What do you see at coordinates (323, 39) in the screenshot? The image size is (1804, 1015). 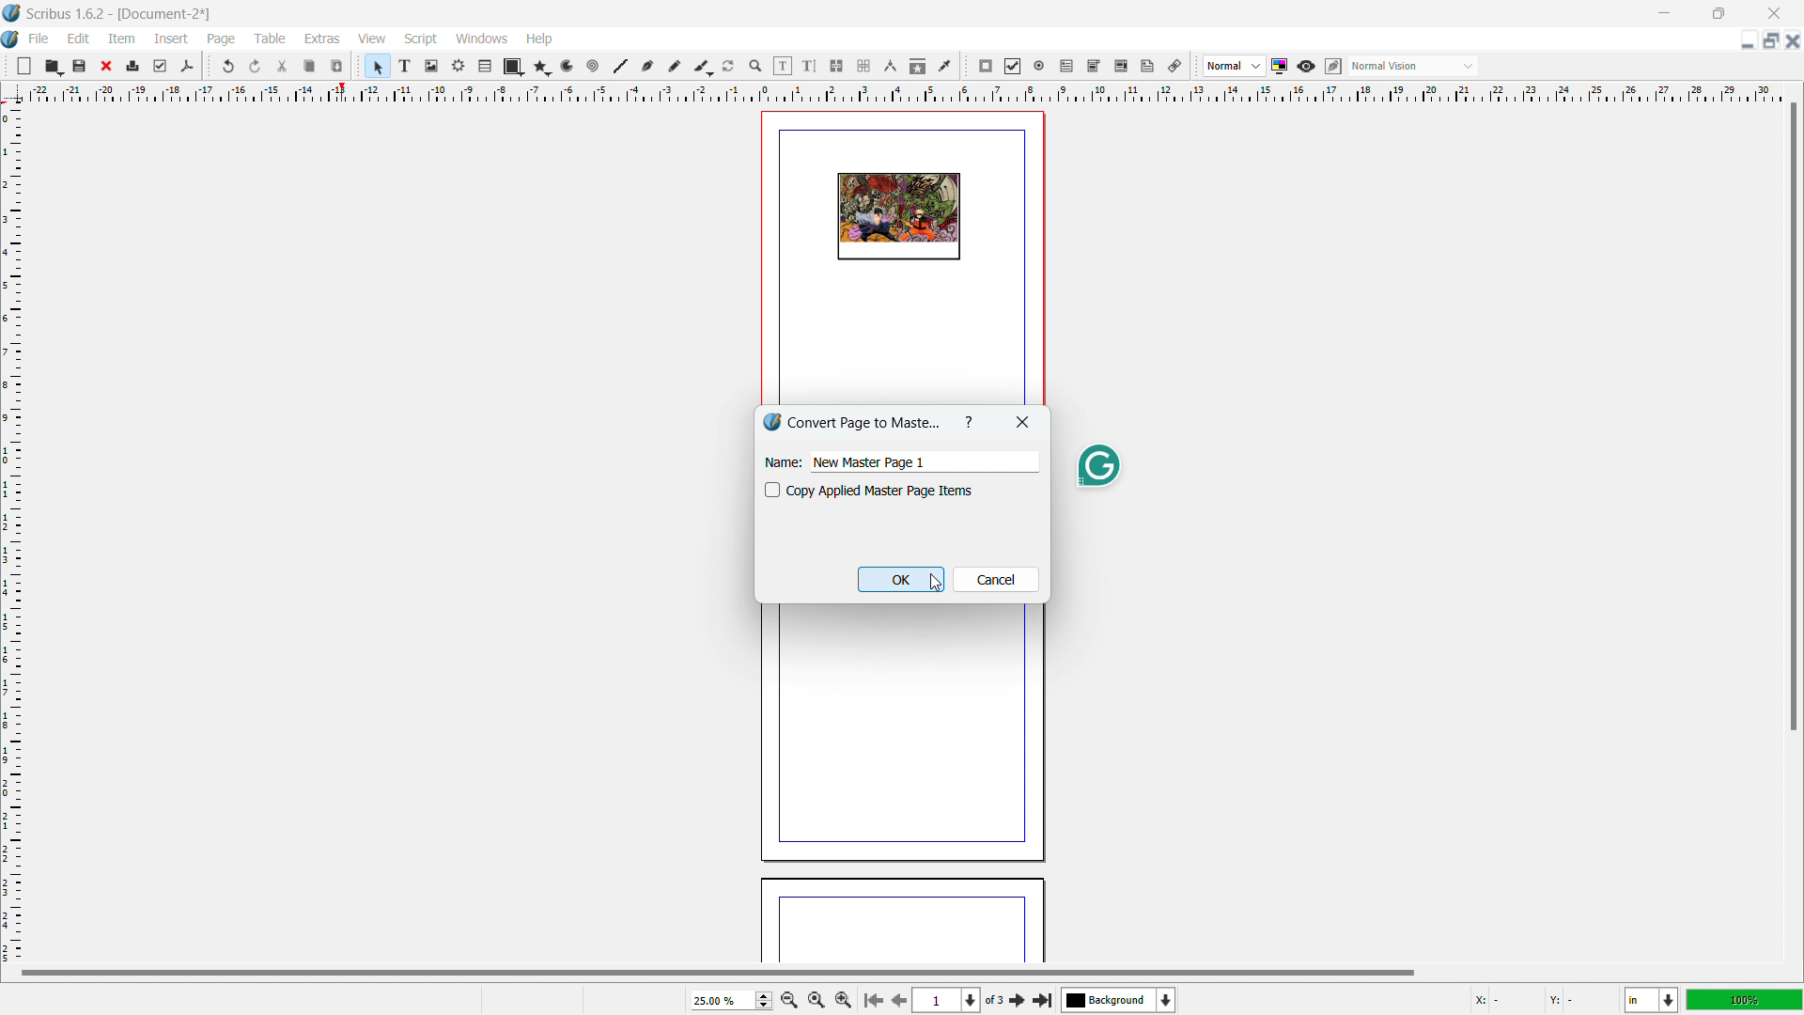 I see `extras` at bounding box center [323, 39].